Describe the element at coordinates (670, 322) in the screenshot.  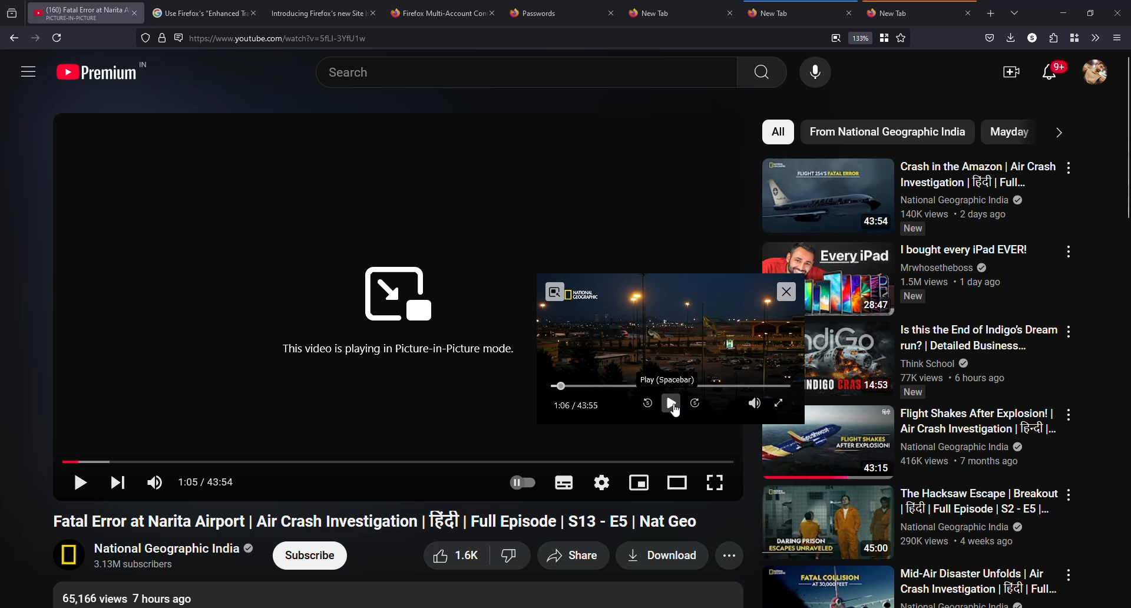
I see `Video preview` at that location.